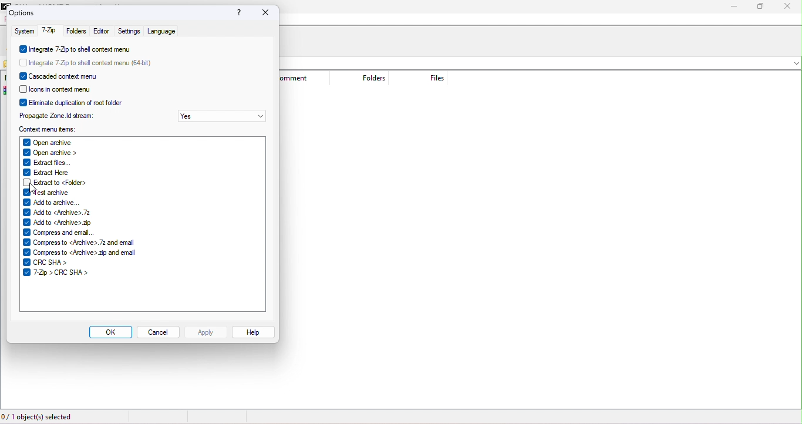  I want to click on propagate zone id stream:, so click(59, 114).